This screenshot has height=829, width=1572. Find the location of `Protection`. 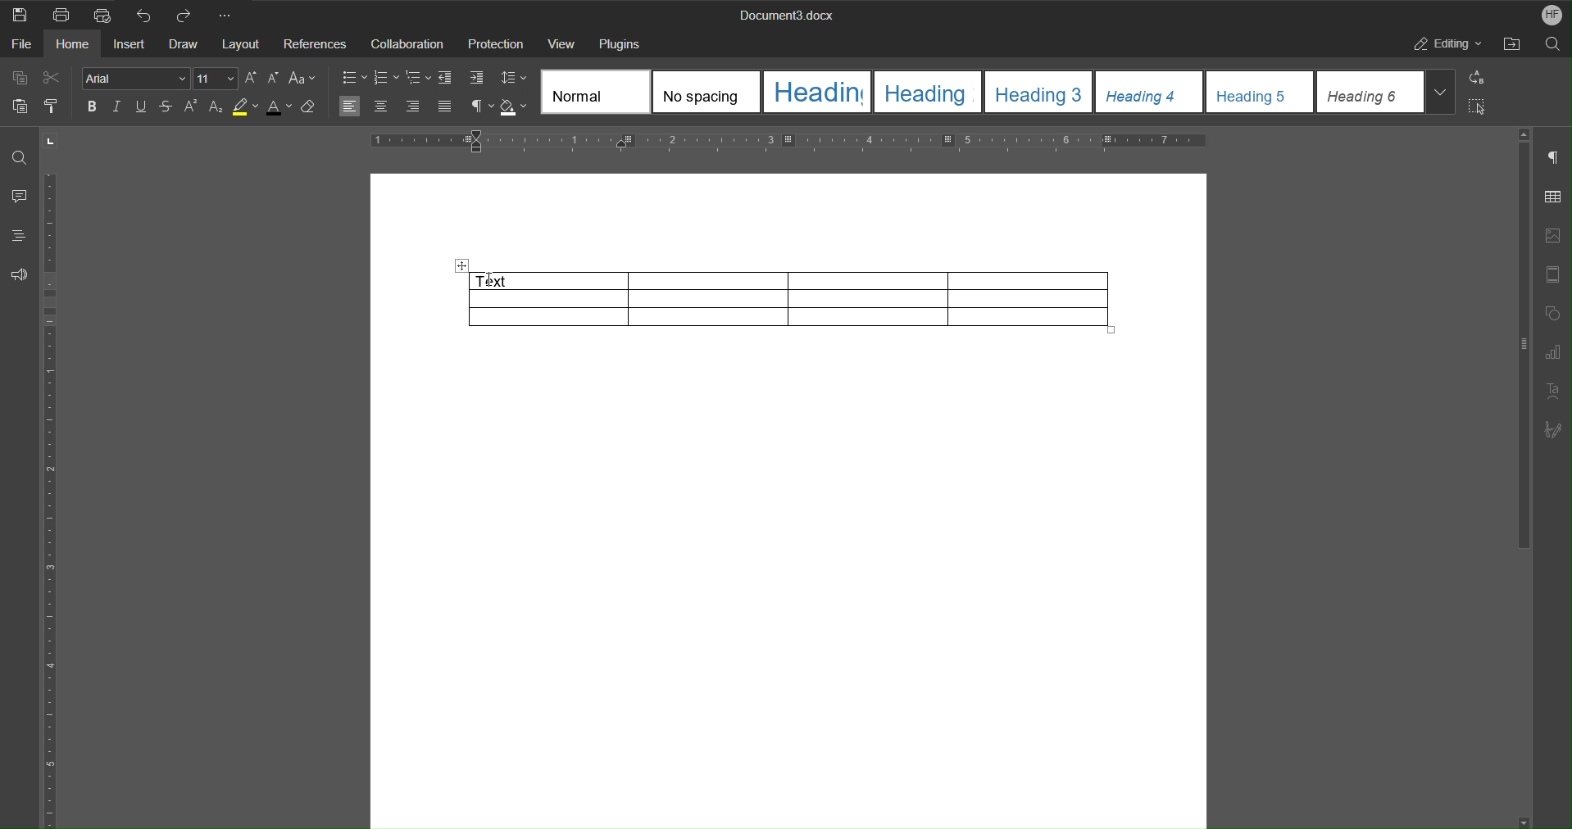

Protection is located at coordinates (495, 43).